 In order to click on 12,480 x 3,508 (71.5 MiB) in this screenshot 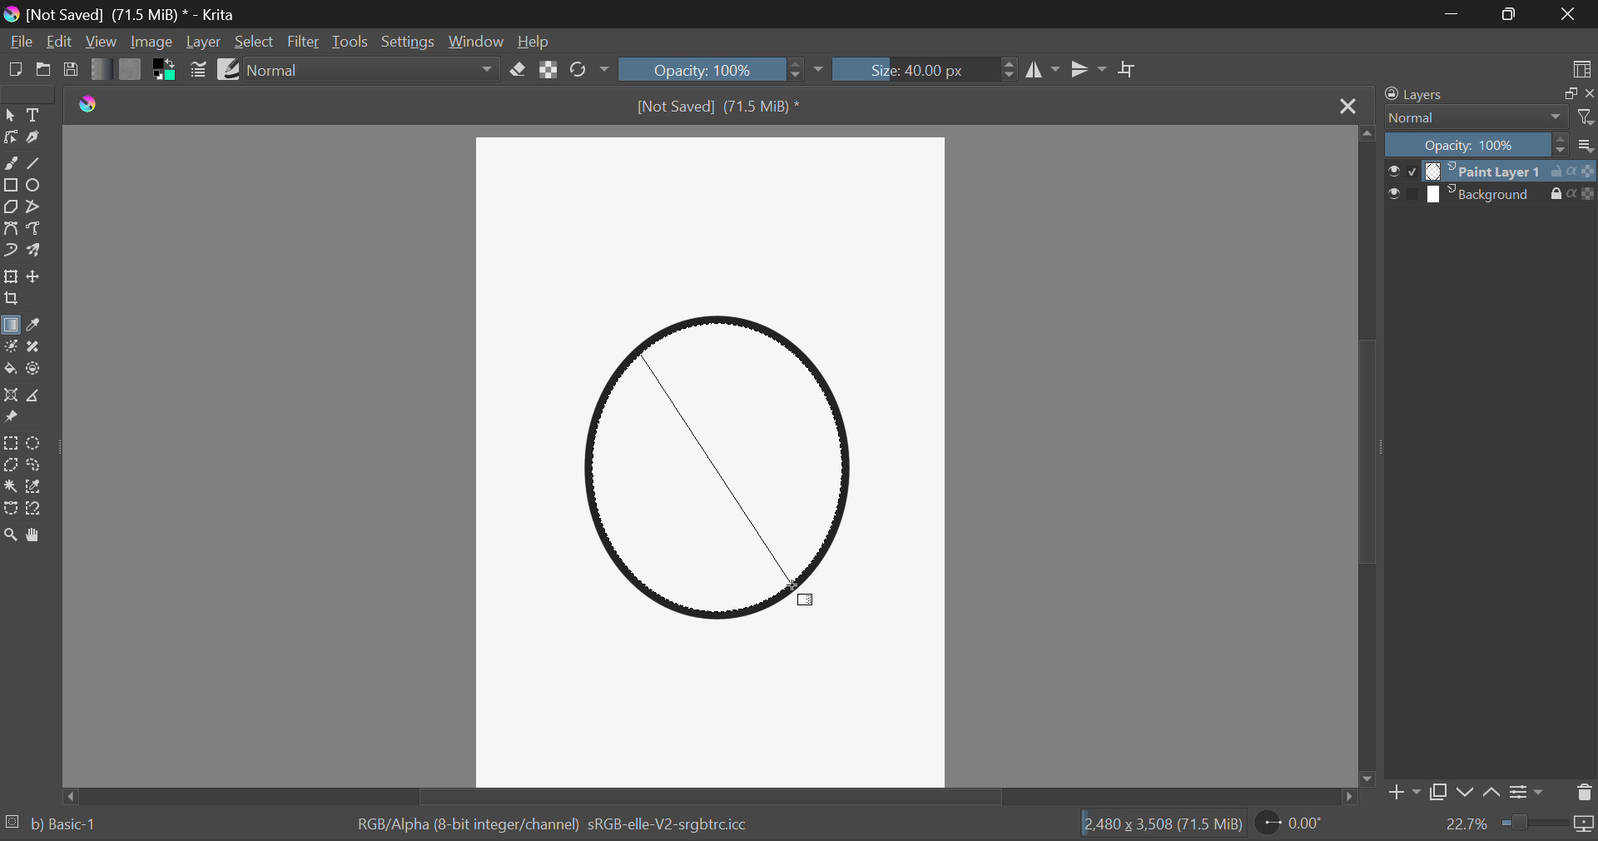, I will do `click(1162, 824)`.